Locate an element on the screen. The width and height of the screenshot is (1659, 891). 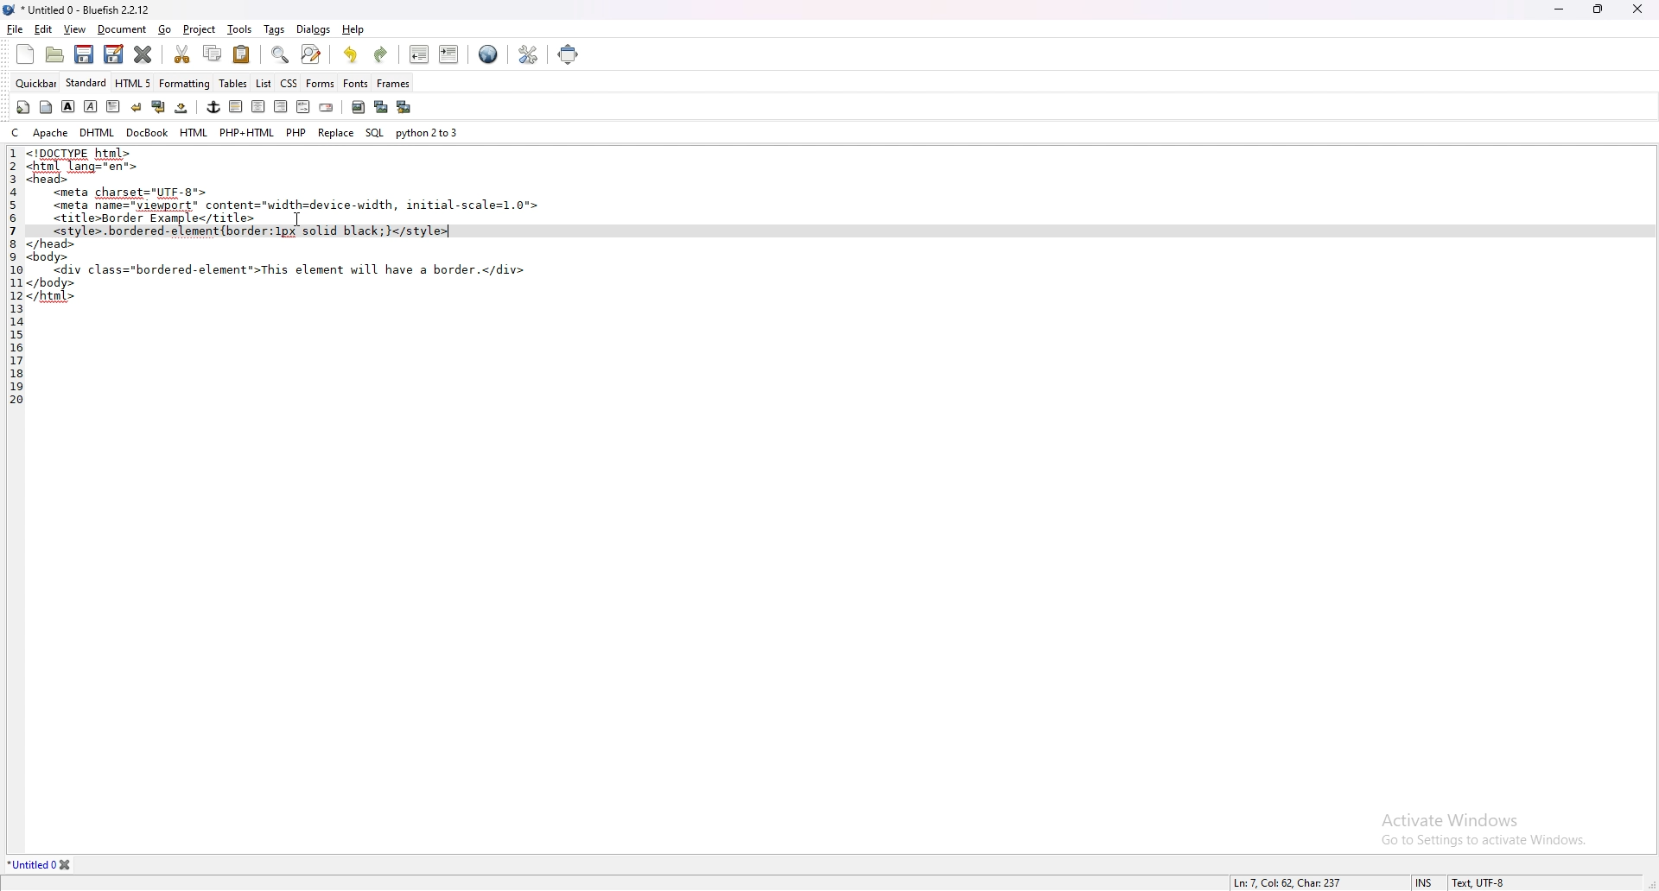
html comment is located at coordinates (302, 107).